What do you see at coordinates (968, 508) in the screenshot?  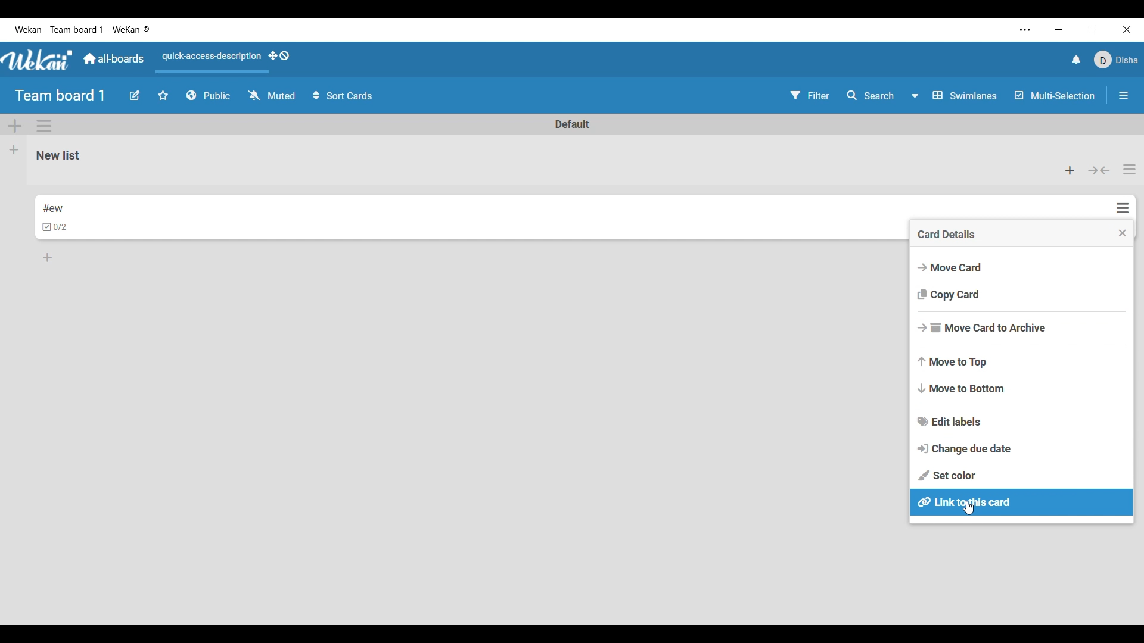 I see `cursor` at bounding box center [968, 508].